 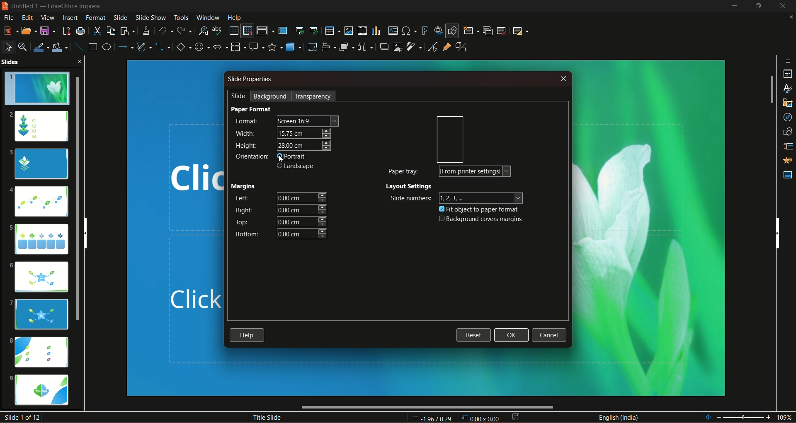 I want to click on paper format, so click(x=252, y=109).